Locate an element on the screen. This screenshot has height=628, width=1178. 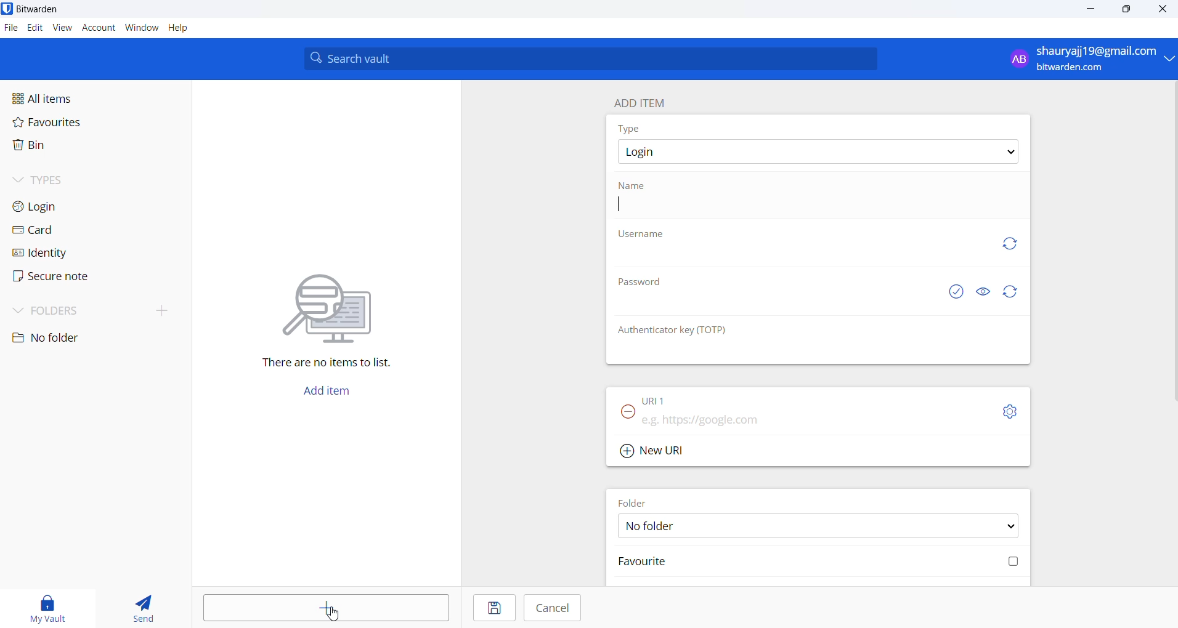
add item button is located at coordinates (333, 394).